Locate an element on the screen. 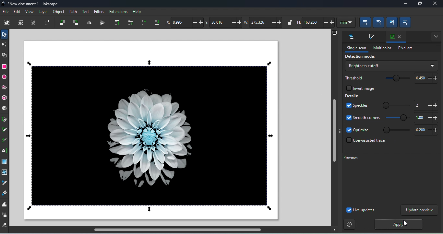 The height and width of the screenshot is (234, 443). Layers and objects is located at coordinates (350, 37).